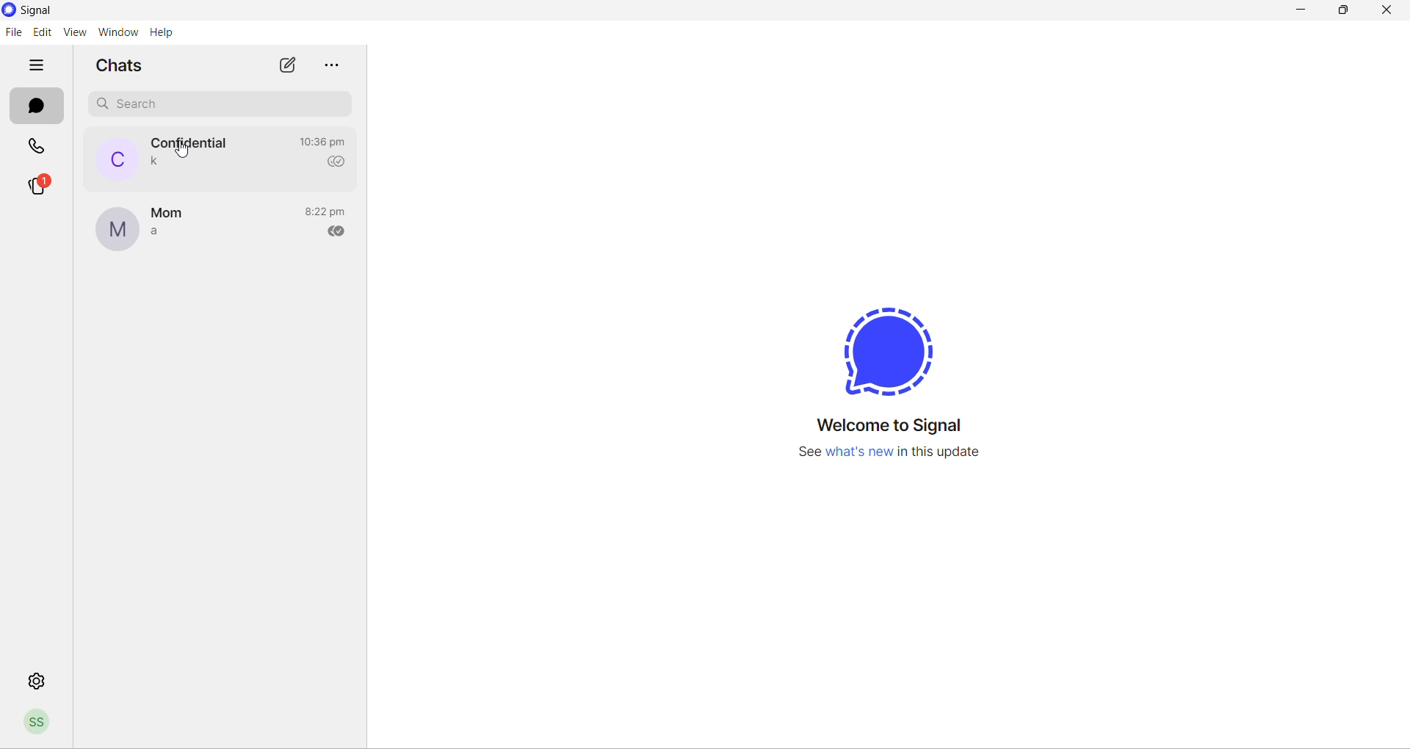  What do you see at coordinates (43, 66) in the screenshot?
I see `hide tabs` at bounding box center [43, 66].